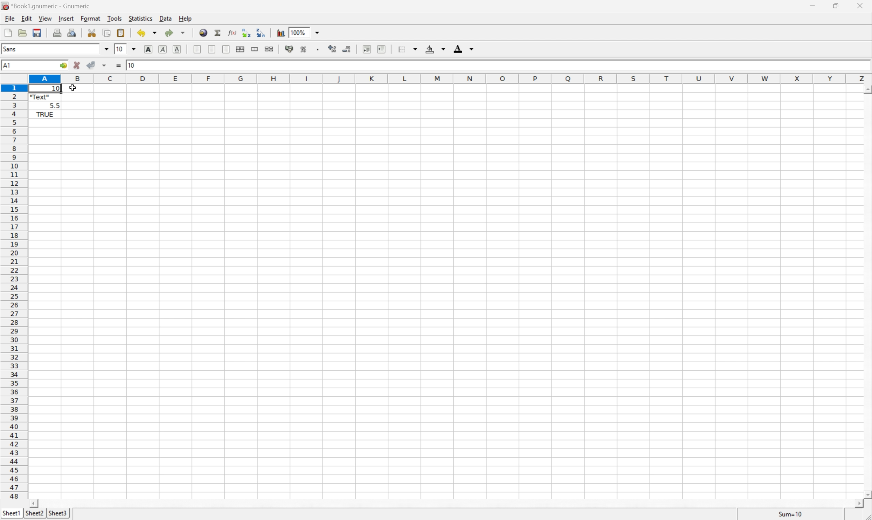 This screenshot has width=872, height=520. I want to click on Center Horizontally, so click(212, 49).